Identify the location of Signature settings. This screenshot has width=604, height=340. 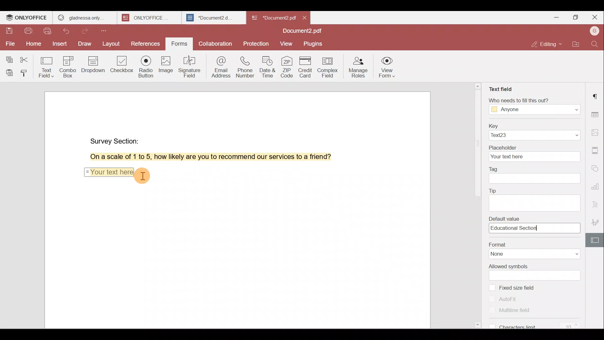
(597, 222).